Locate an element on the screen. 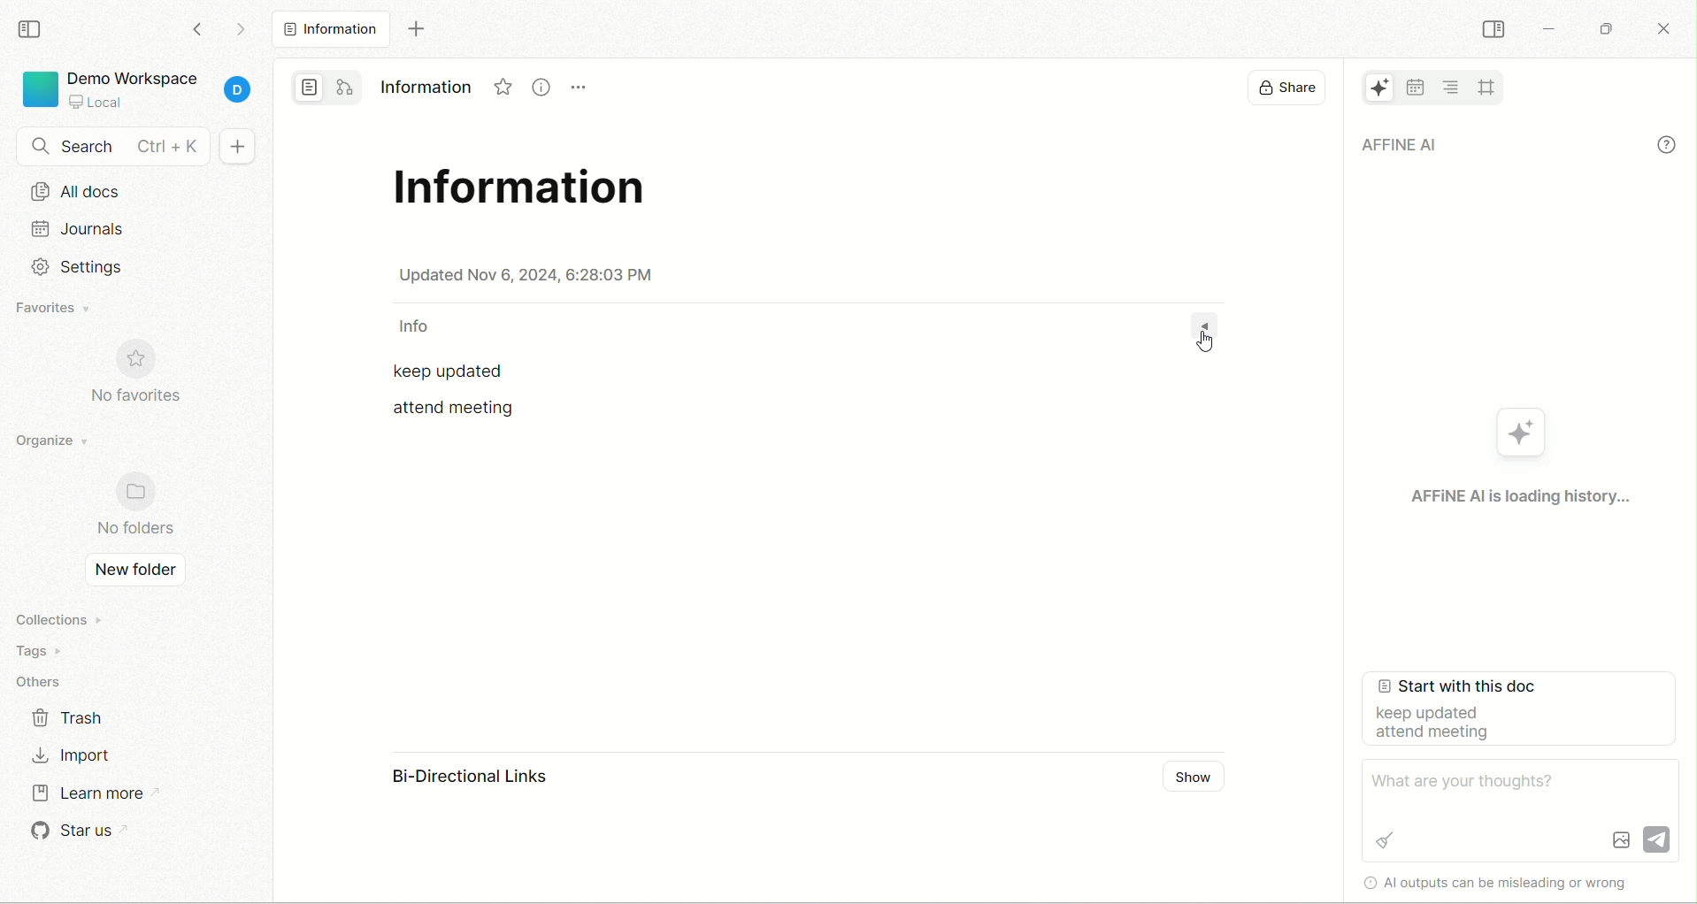  Send icon is located at coordinates (1657, 836).